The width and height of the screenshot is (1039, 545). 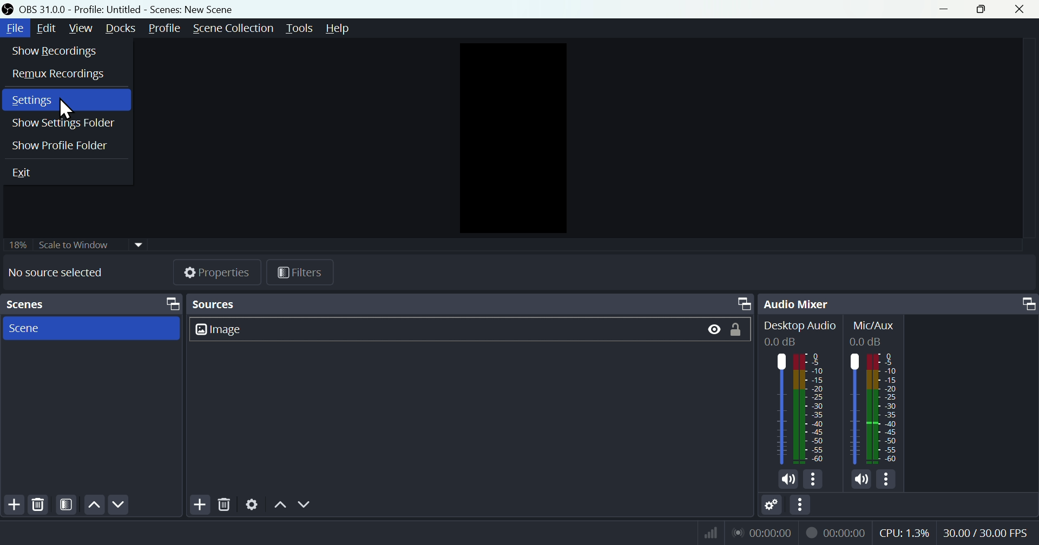 What do you see at coordinates (236, 30) in the screenshot?
I see `Scene collection` at bounding box center [236, 30].